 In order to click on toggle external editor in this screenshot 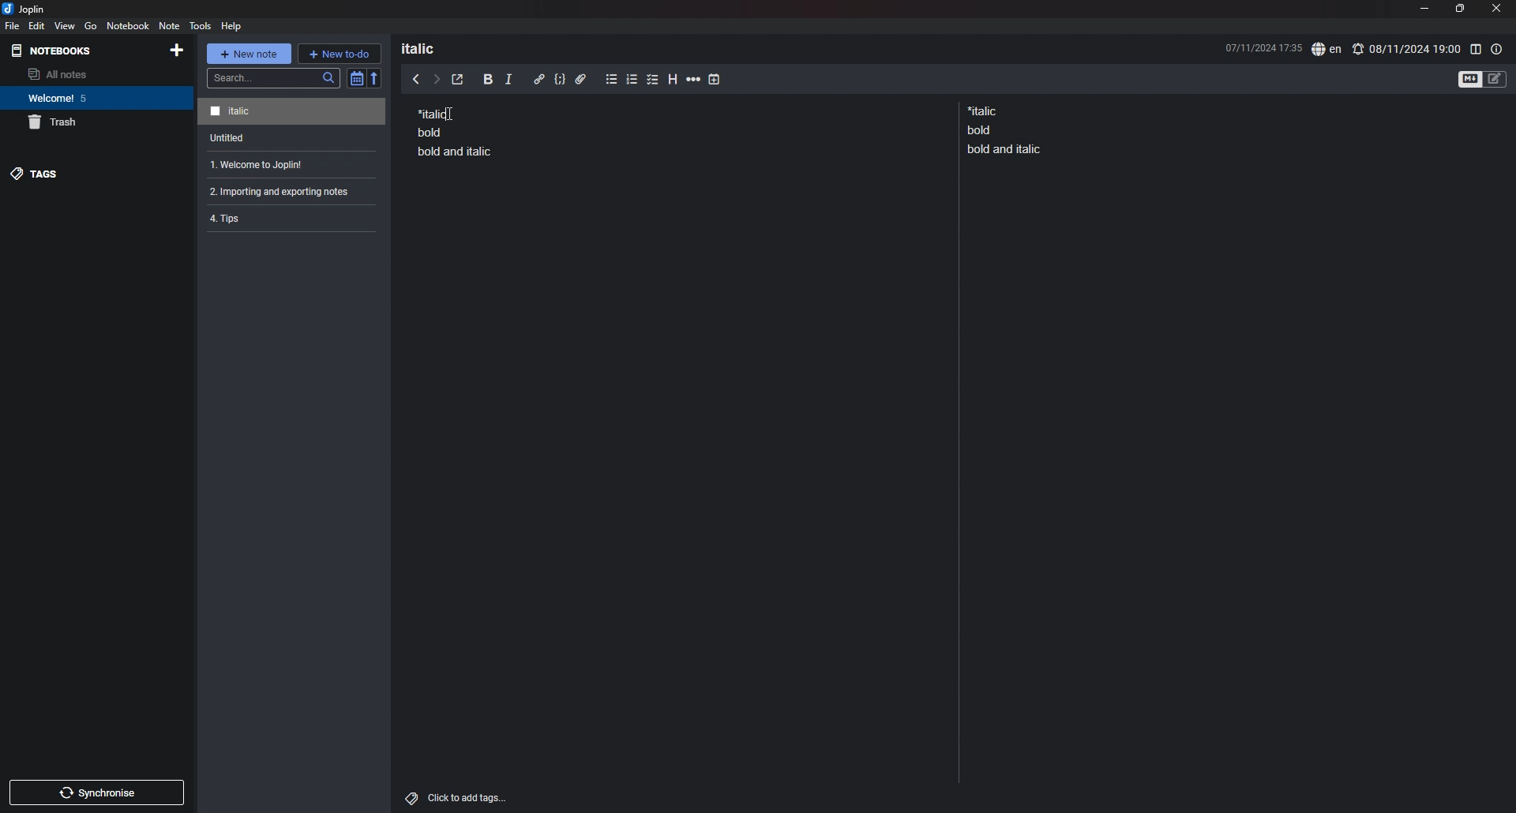, I will do `click(458, 80)`.